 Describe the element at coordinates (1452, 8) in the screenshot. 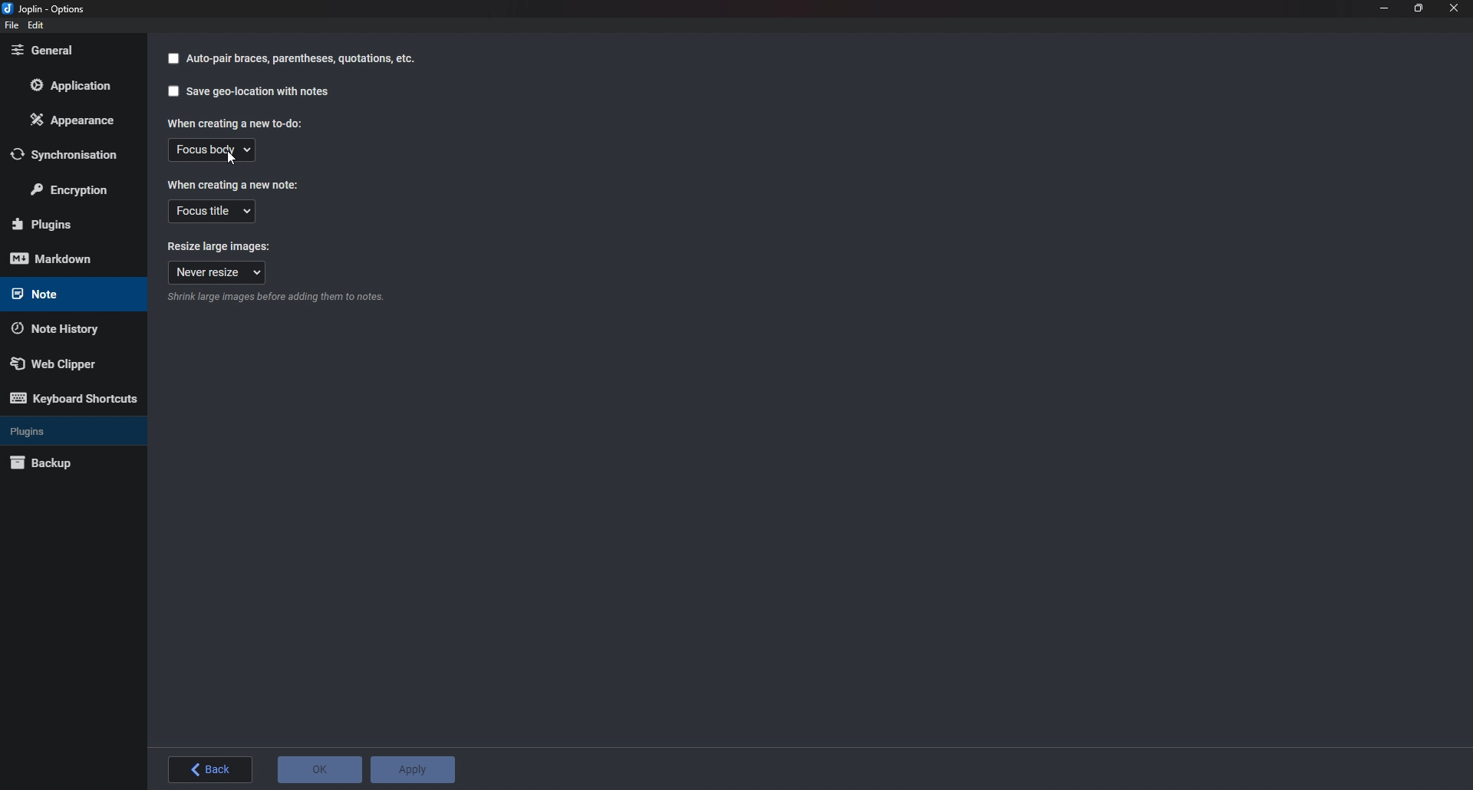

I see `close` at that location.